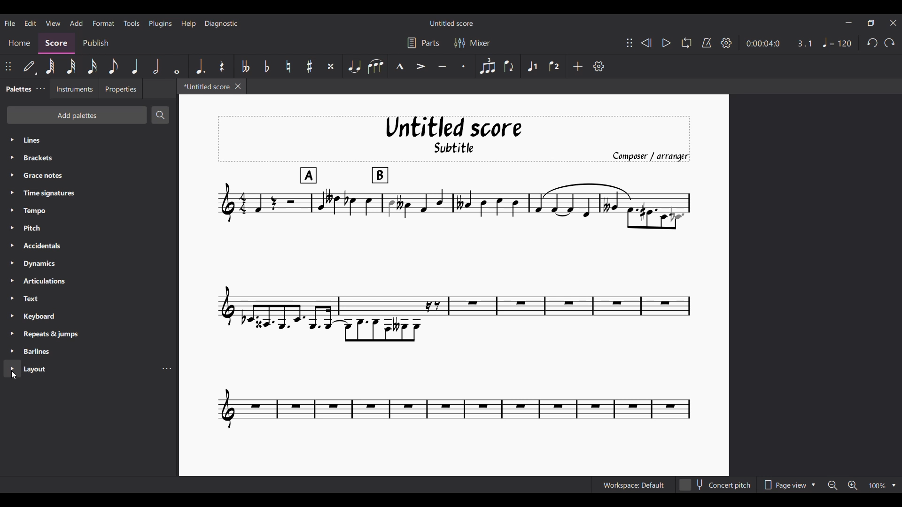 This screenshot has width=902, height=507. I want to click on Lines, so click(89, 140).